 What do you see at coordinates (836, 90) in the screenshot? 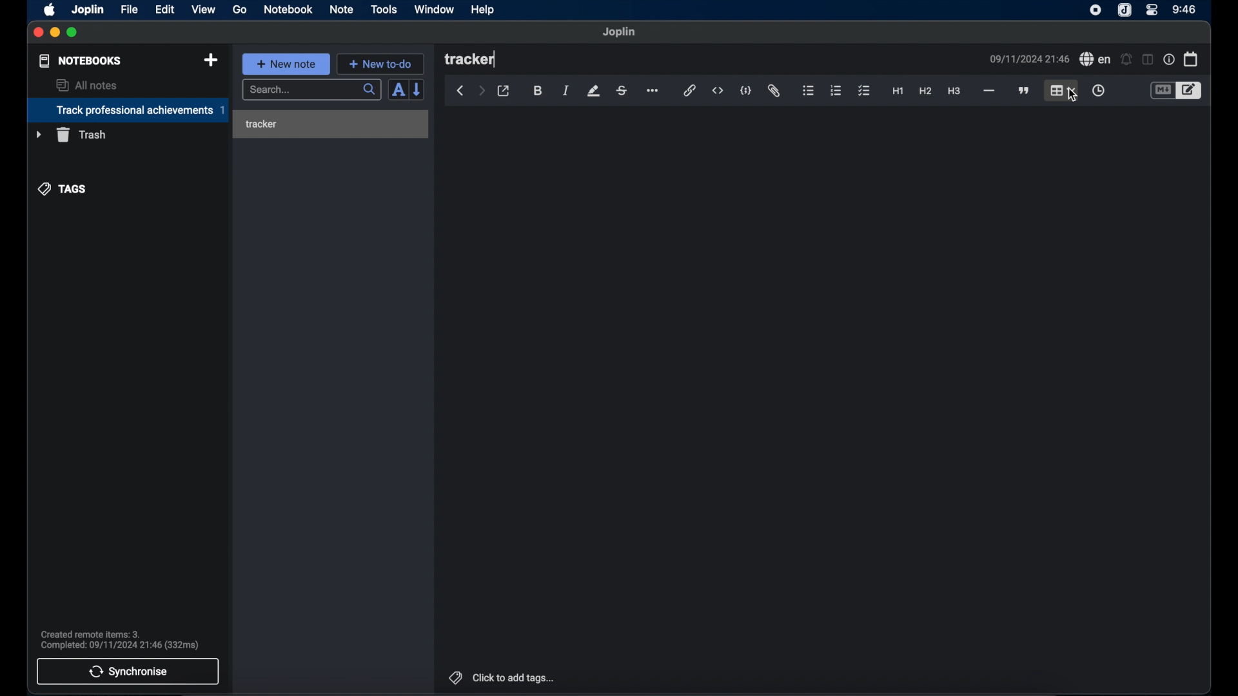
I see `numbered list` at bounding box center [836, 90].